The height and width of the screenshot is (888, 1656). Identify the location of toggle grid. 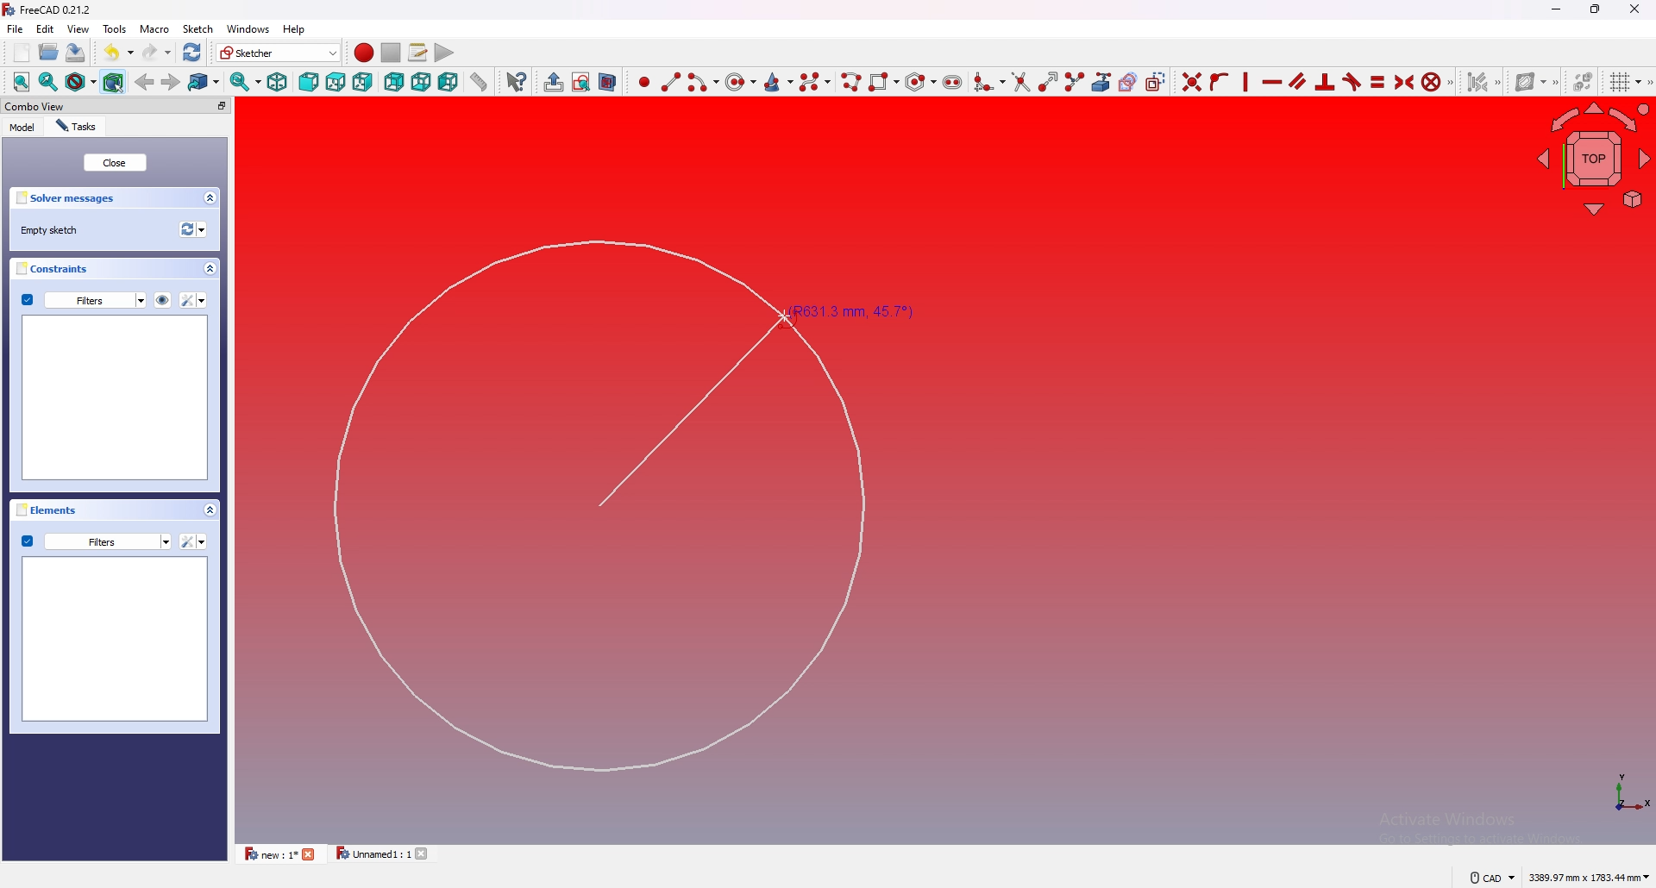
(1628, 82).